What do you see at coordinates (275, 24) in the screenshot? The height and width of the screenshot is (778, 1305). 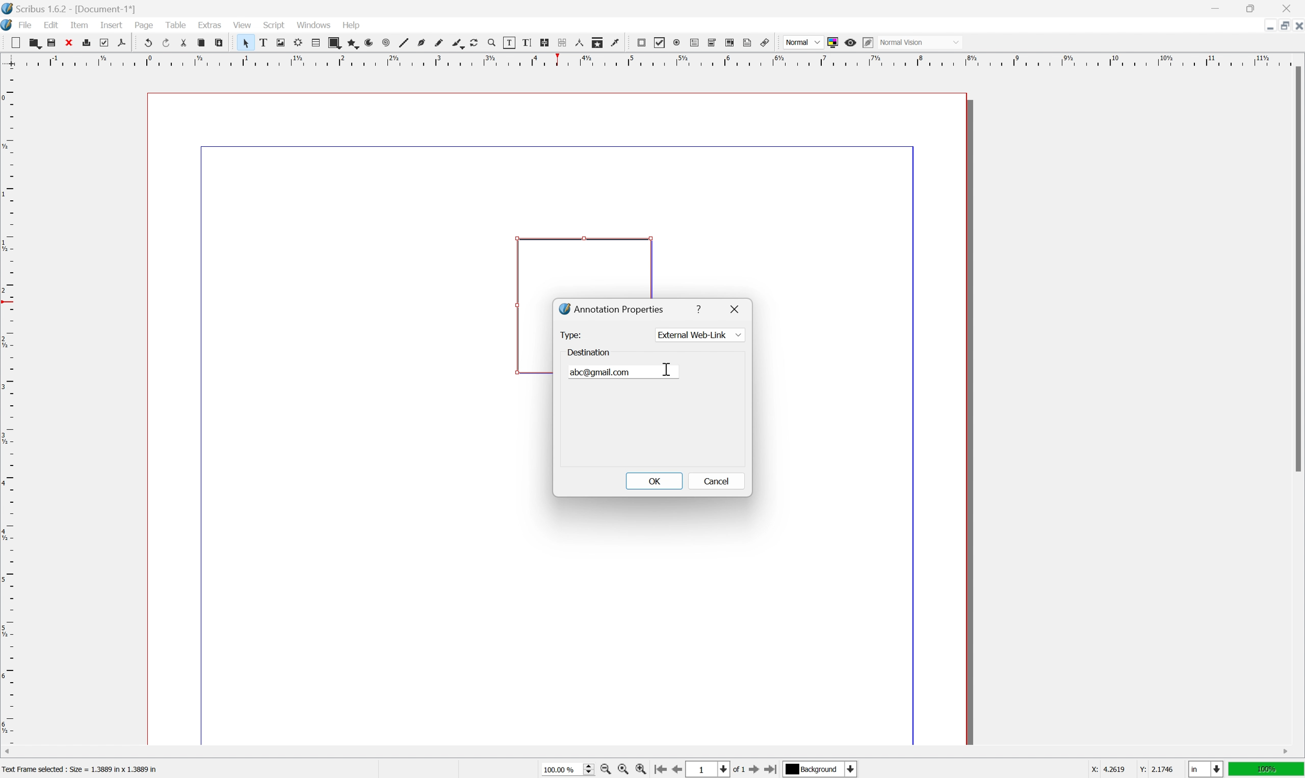 I see `Script` at bounding box center [275, 24].